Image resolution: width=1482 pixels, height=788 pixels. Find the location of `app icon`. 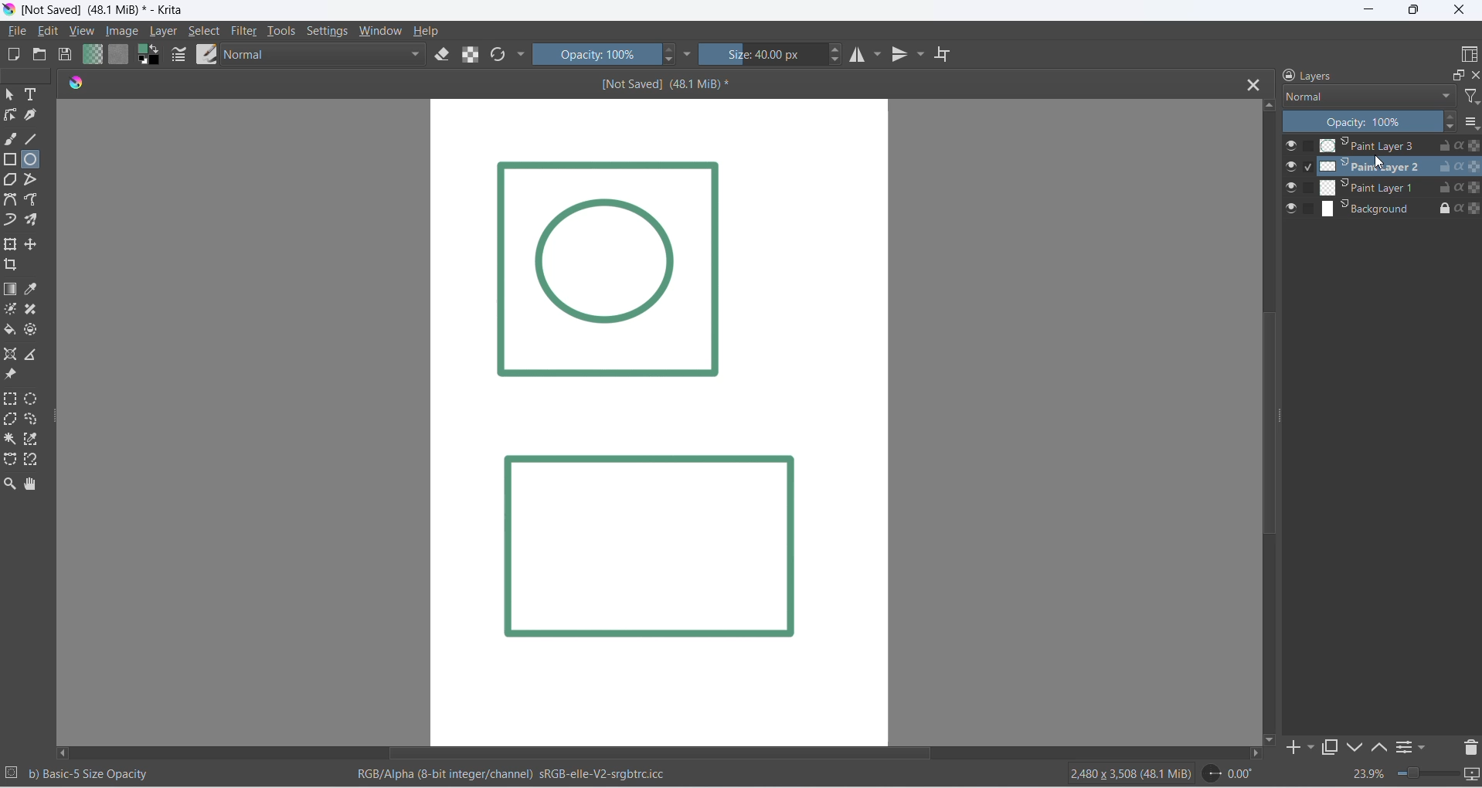

app icon is located at coordinates (10, 10).